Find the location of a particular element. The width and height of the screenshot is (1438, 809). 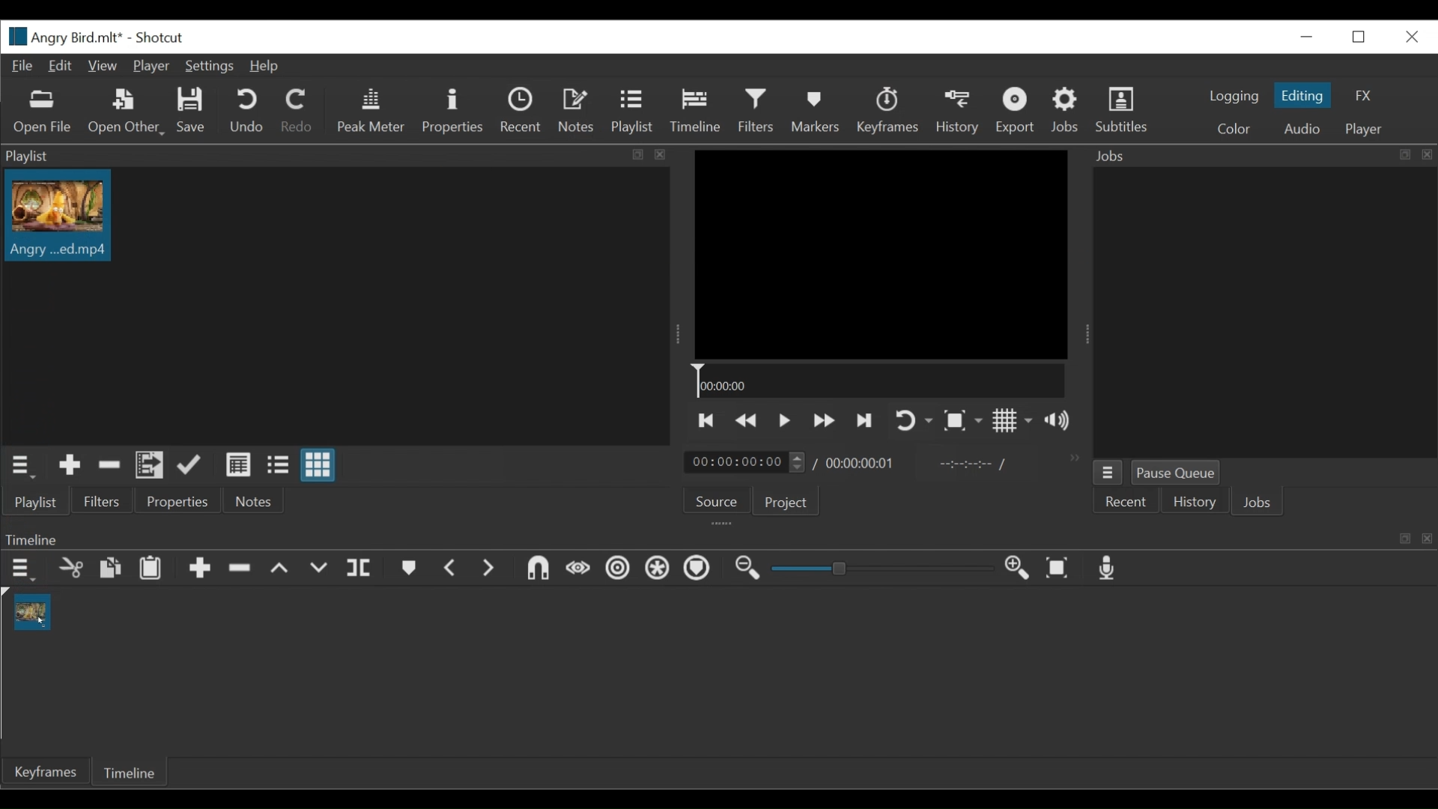

View as detail is located at coordinates (239, 466).